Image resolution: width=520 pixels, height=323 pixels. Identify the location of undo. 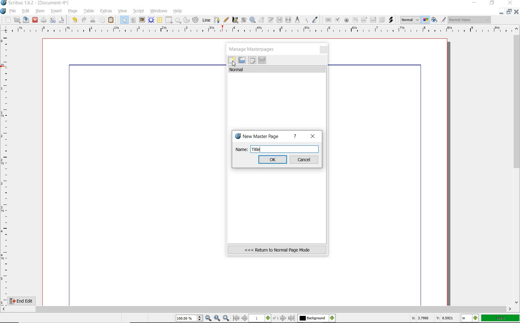
(73, 19).